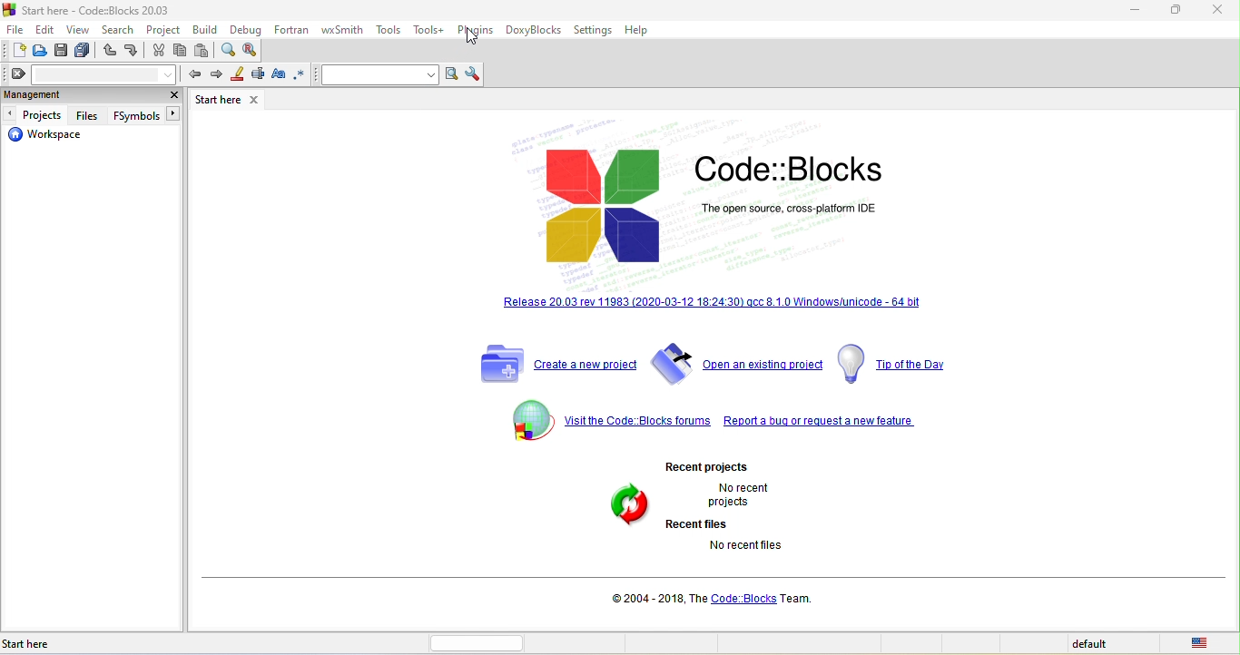 The image size is (1240, 655). I want to click on clear, so click(91, 73).